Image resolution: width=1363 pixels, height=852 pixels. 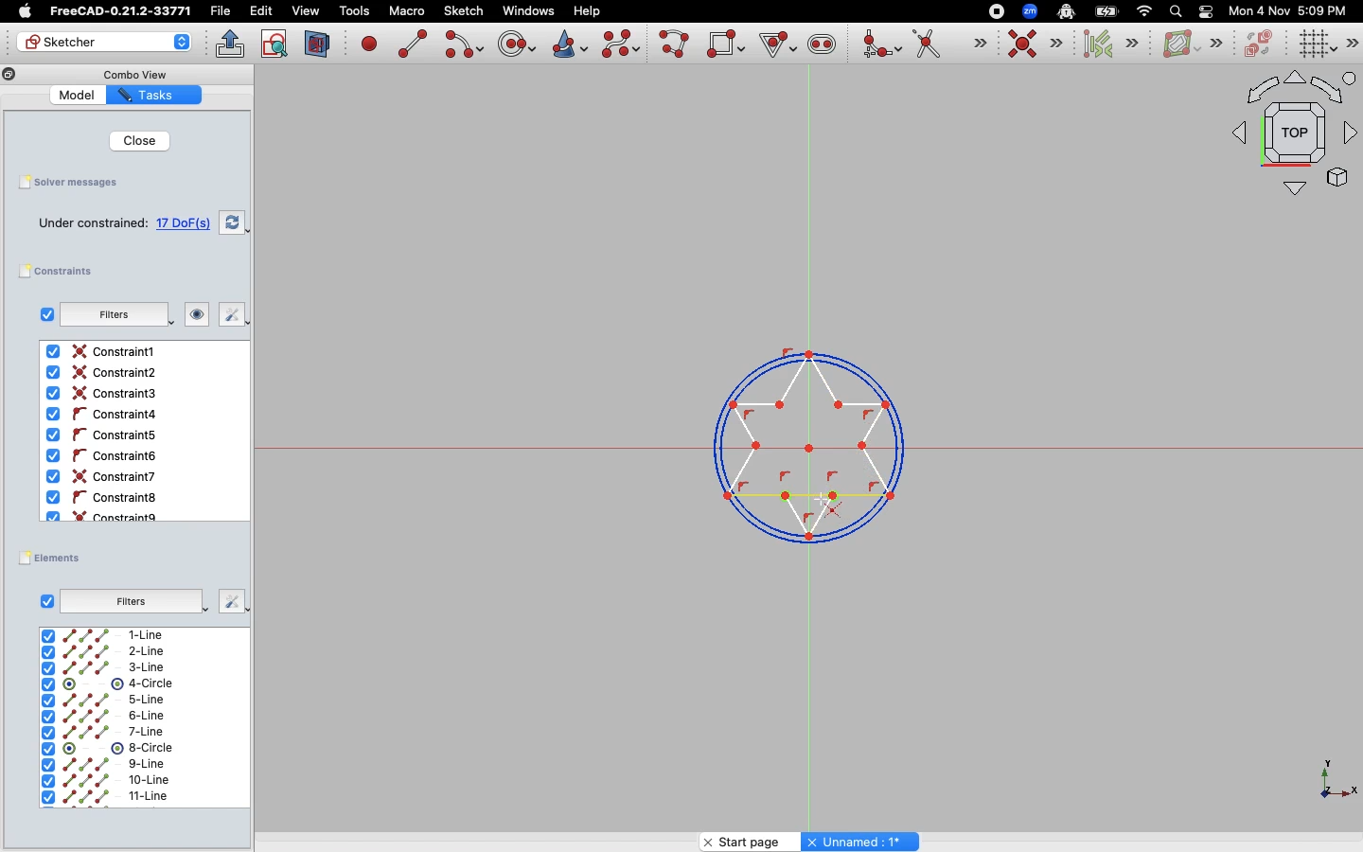 What do you see at coordinates (528, 11) in the screenshot?
I see `Windows` at bounding box center [528, 11].